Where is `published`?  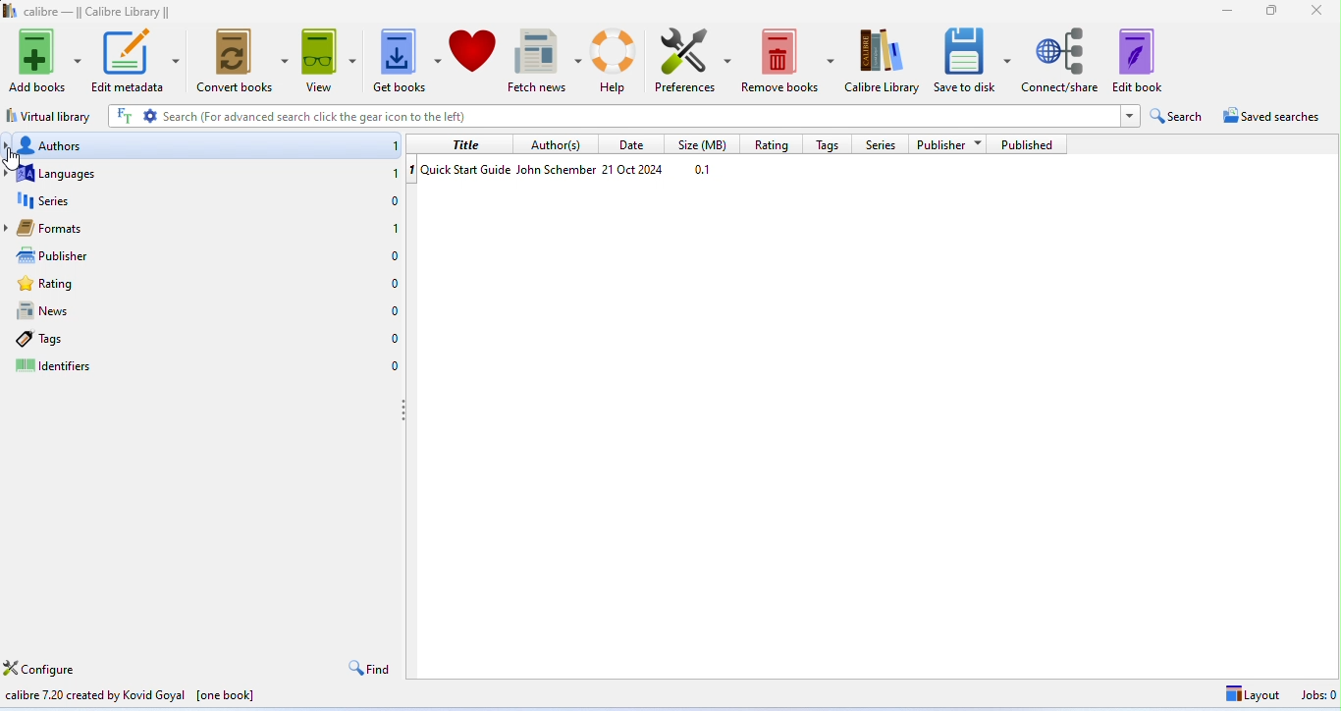 published is located at coordinates (1028, 145).